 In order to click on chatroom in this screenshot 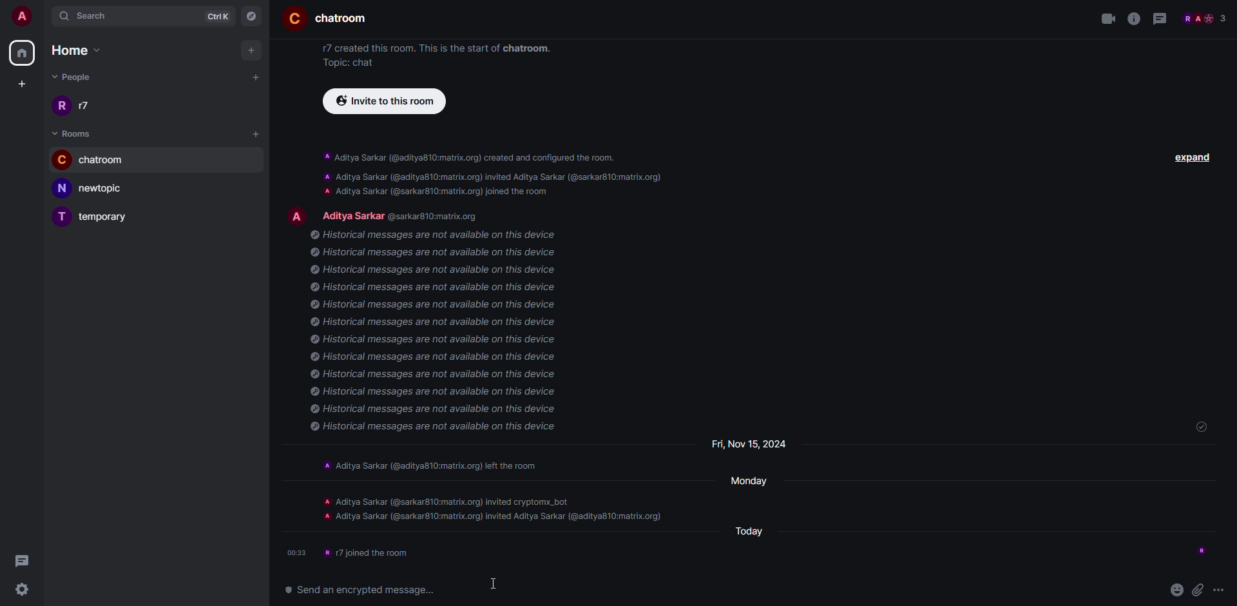, I will do `click(97, 159)`.